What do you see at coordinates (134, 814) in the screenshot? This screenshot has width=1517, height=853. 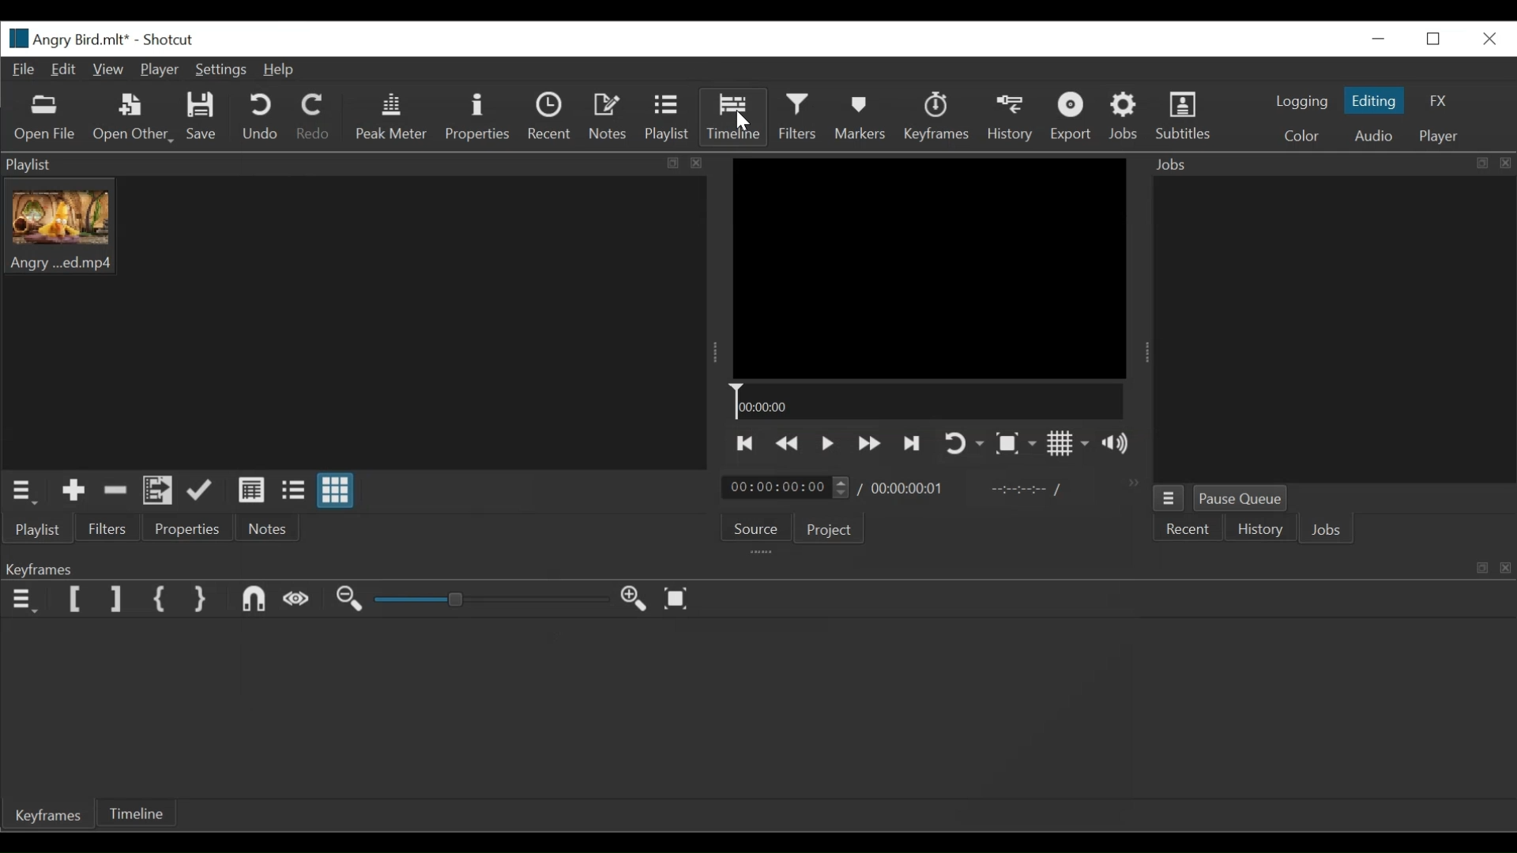 I see `Timeline` at bounding box center [134, 814].